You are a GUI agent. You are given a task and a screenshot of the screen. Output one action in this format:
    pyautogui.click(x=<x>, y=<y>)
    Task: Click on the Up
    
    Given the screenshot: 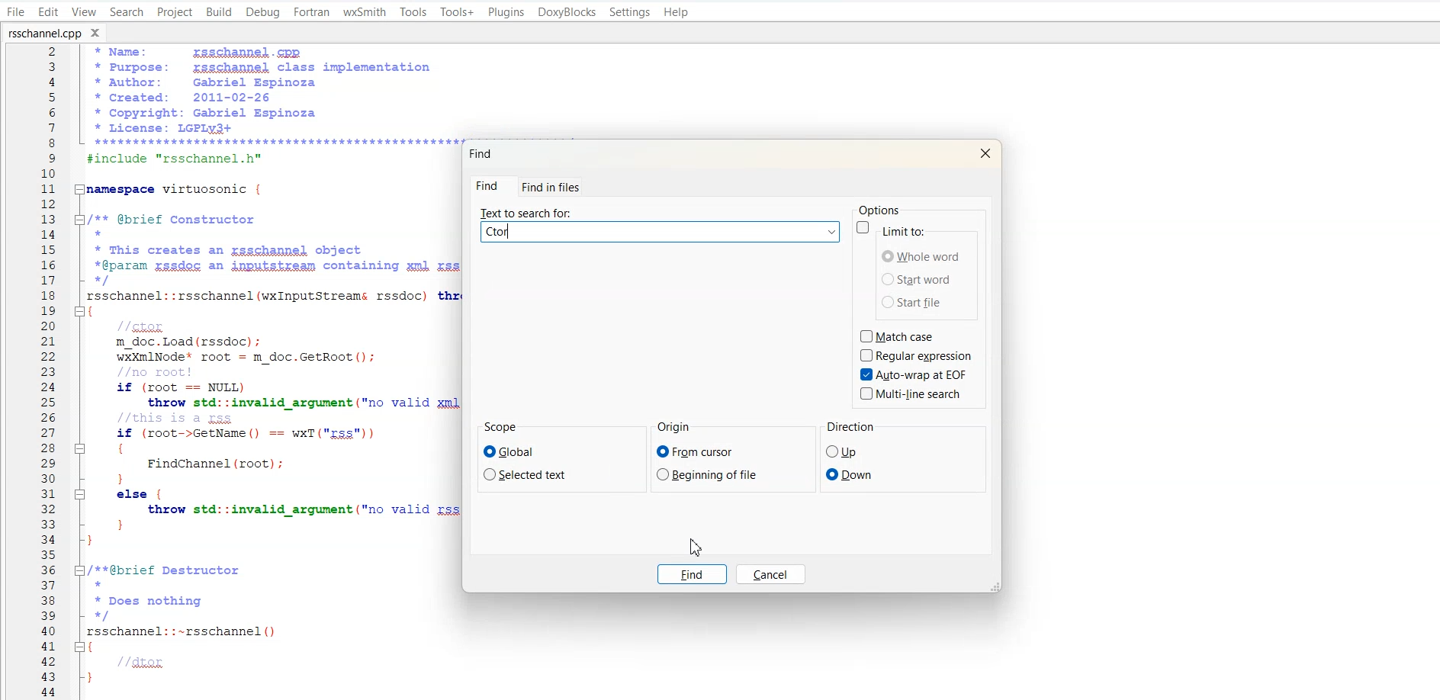 What is the action you would take?
    pyautogui.click(x=842, y=451)
    